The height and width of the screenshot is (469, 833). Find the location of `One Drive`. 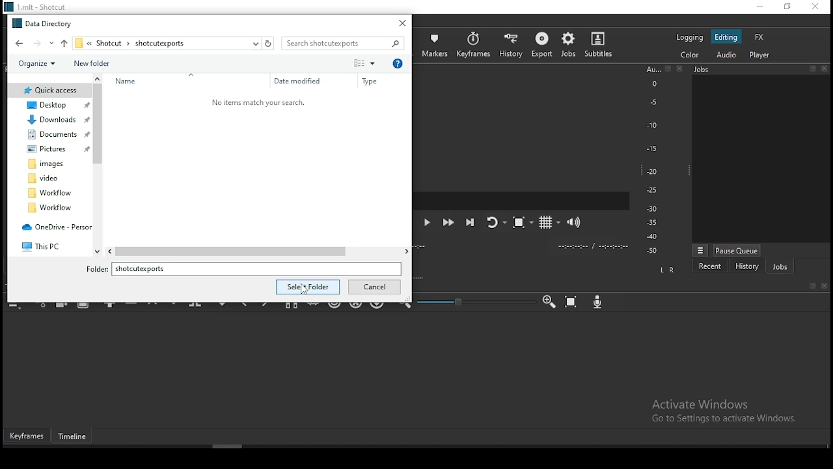

One Drive is located at coordinates (54, 228).